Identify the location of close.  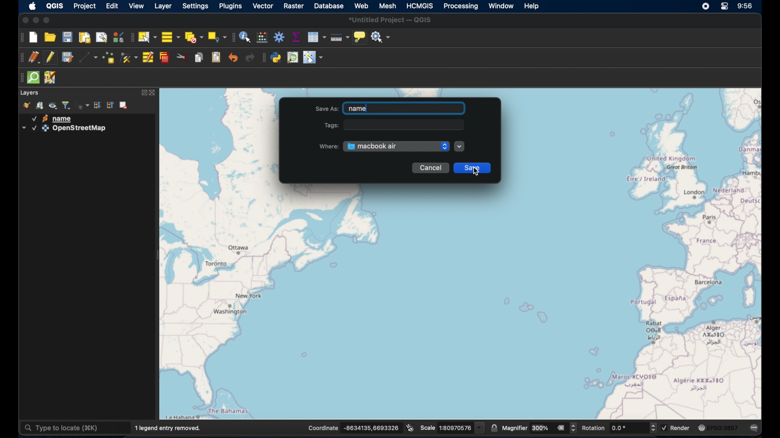
(154, 93).